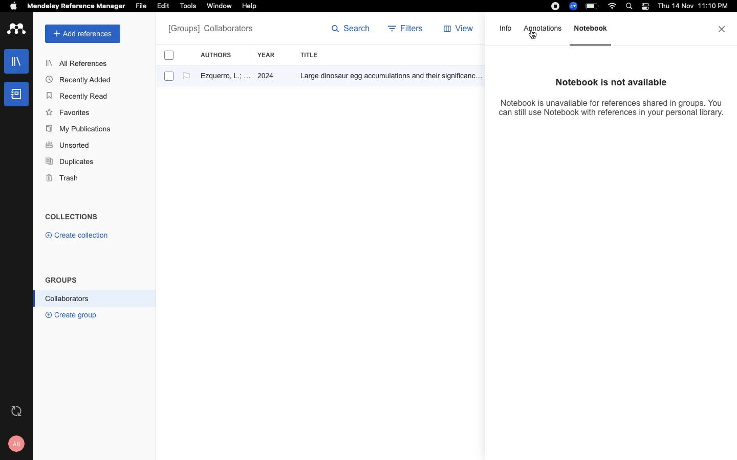 Image resolution: width=737 pixels, height=460 pixels. What do you see at coordinates (461, 31) in the screenshot?
I see `view` at bounding box center [461, 31].